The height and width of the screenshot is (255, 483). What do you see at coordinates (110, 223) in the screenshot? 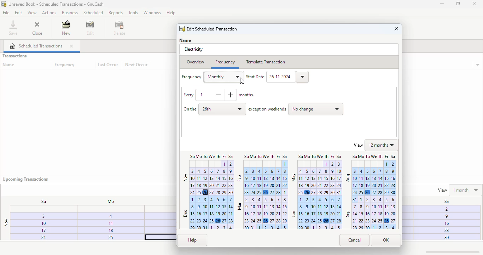
I see `1` at bounding box center [110, 223].